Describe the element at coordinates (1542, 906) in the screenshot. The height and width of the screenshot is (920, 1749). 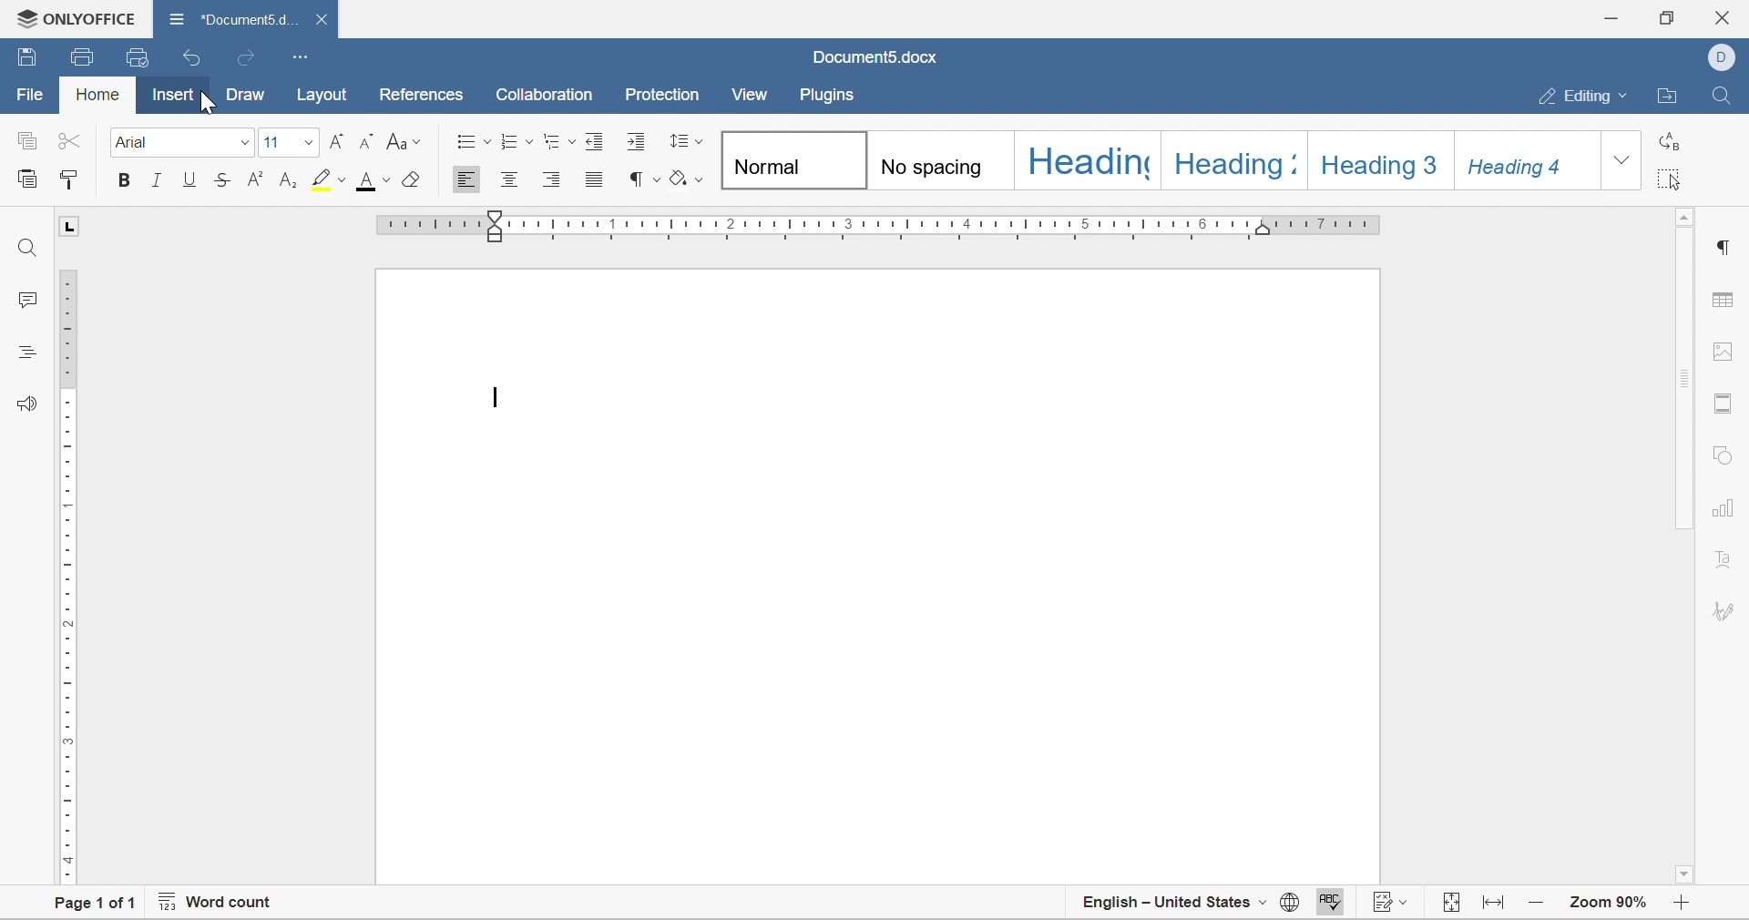
I see `zoom in` at that location.